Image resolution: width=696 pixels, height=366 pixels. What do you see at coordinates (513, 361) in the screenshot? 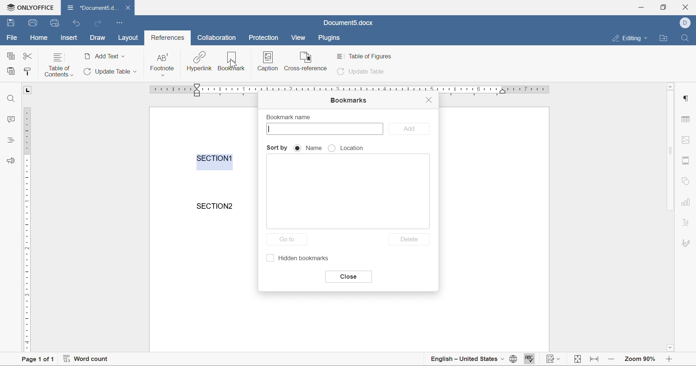
I see `set document language` at bounding box center [513, 361].